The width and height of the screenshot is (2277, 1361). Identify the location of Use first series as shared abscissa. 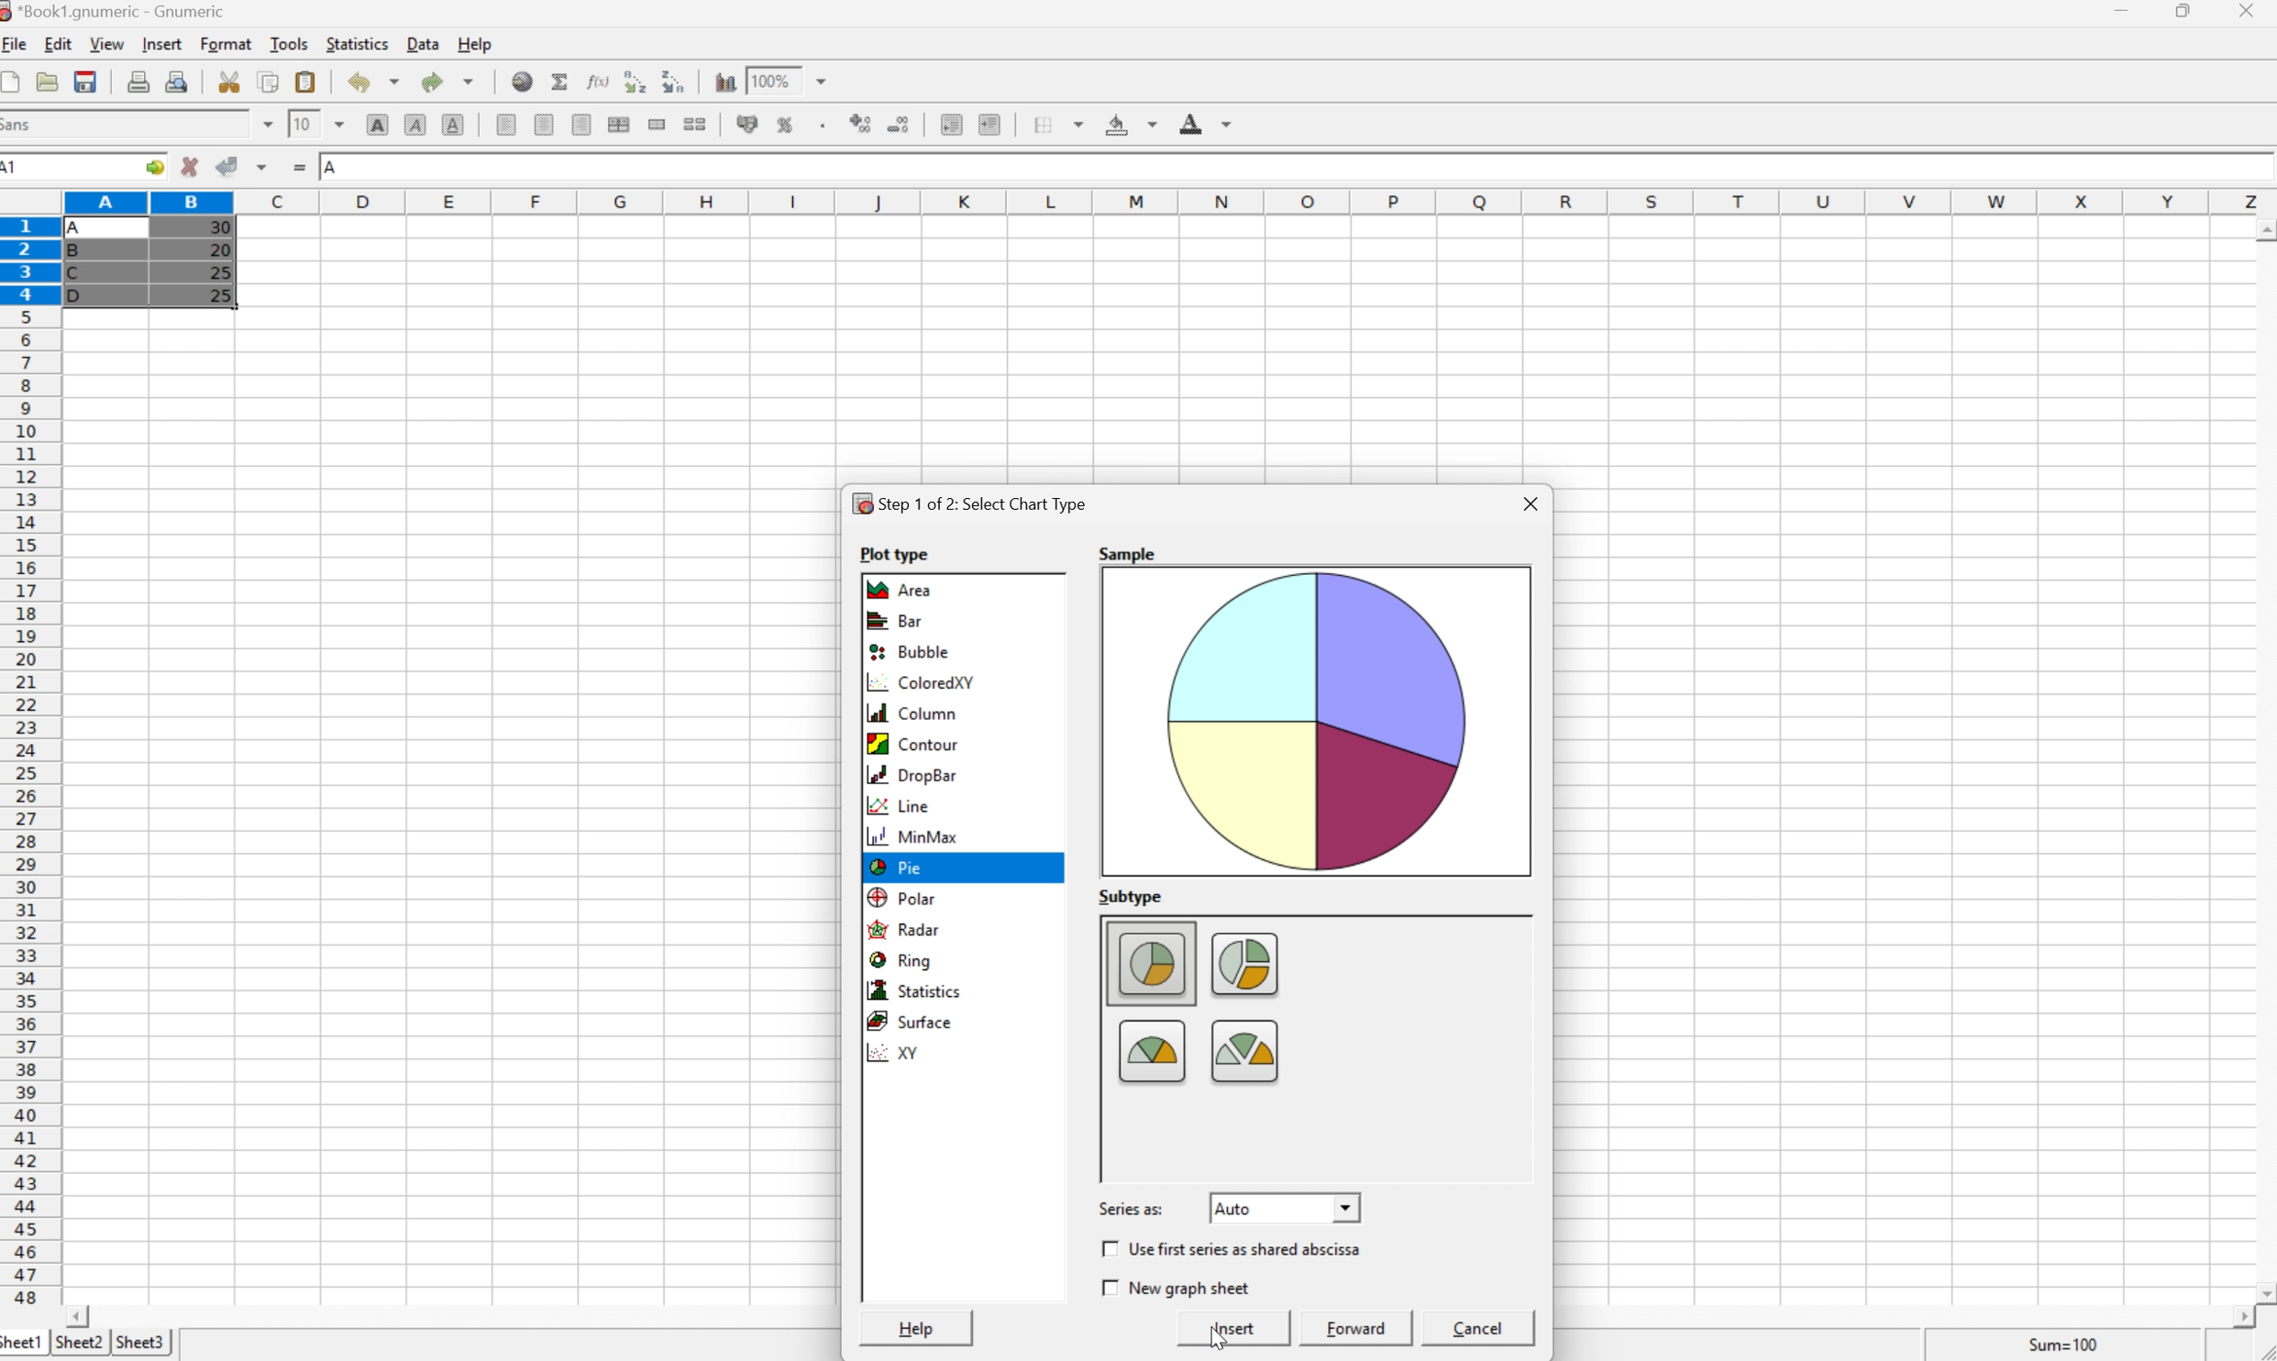
(1247, 1248).